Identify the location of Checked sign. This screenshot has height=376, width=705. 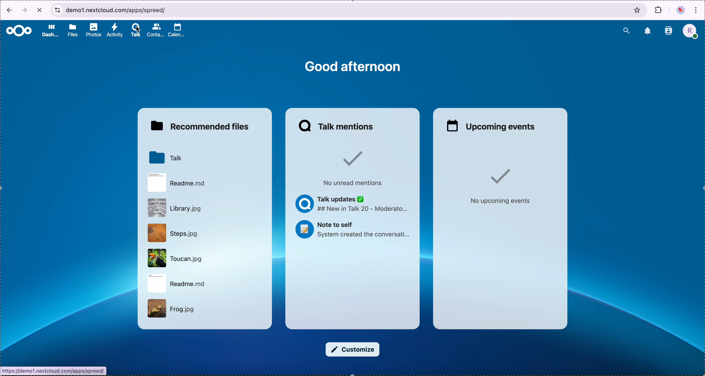
(348, 159).